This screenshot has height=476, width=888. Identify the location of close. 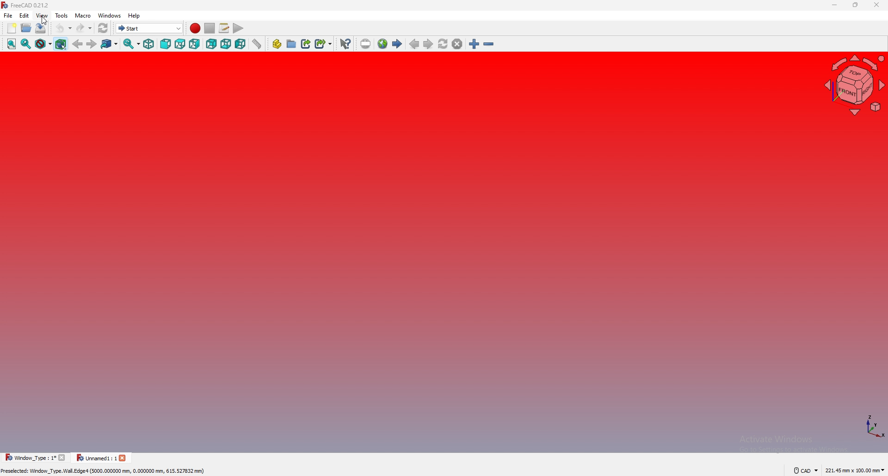
(64, 458).